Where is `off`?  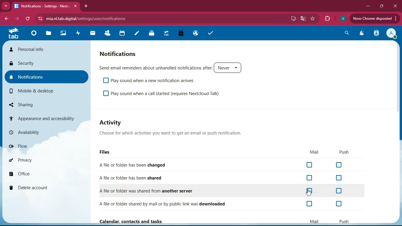 off is located at coordinates (310, 165).